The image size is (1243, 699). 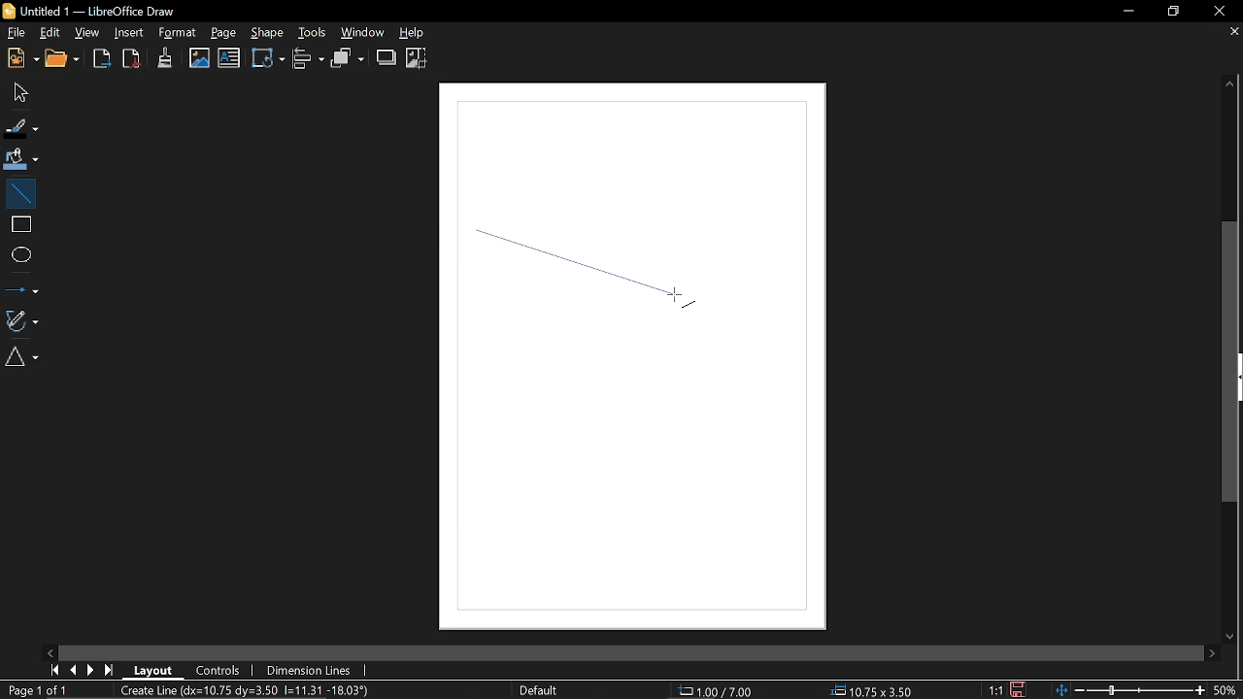 I want to click on Close, so click(x=1220, y=13).